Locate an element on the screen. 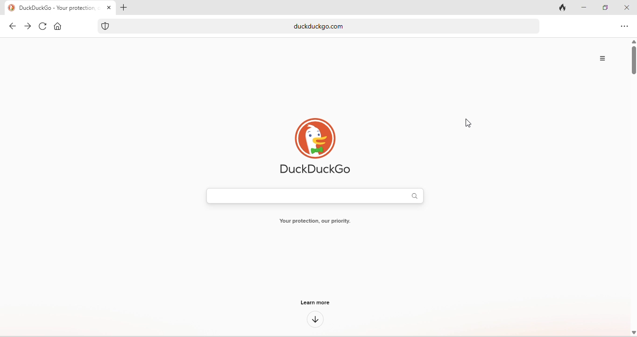  duckduckgo protection is located at coordinates (106, 26).